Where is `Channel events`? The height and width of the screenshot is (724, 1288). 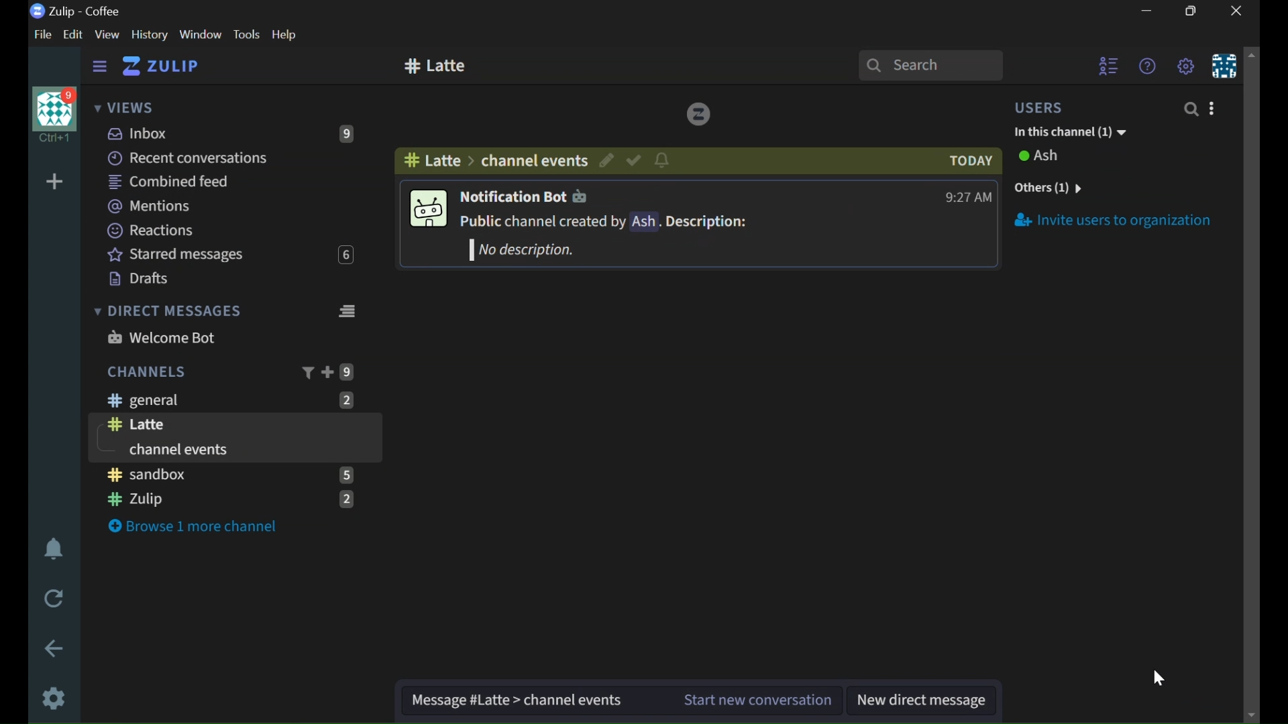 Channel events is located at coordinates (181, 450).